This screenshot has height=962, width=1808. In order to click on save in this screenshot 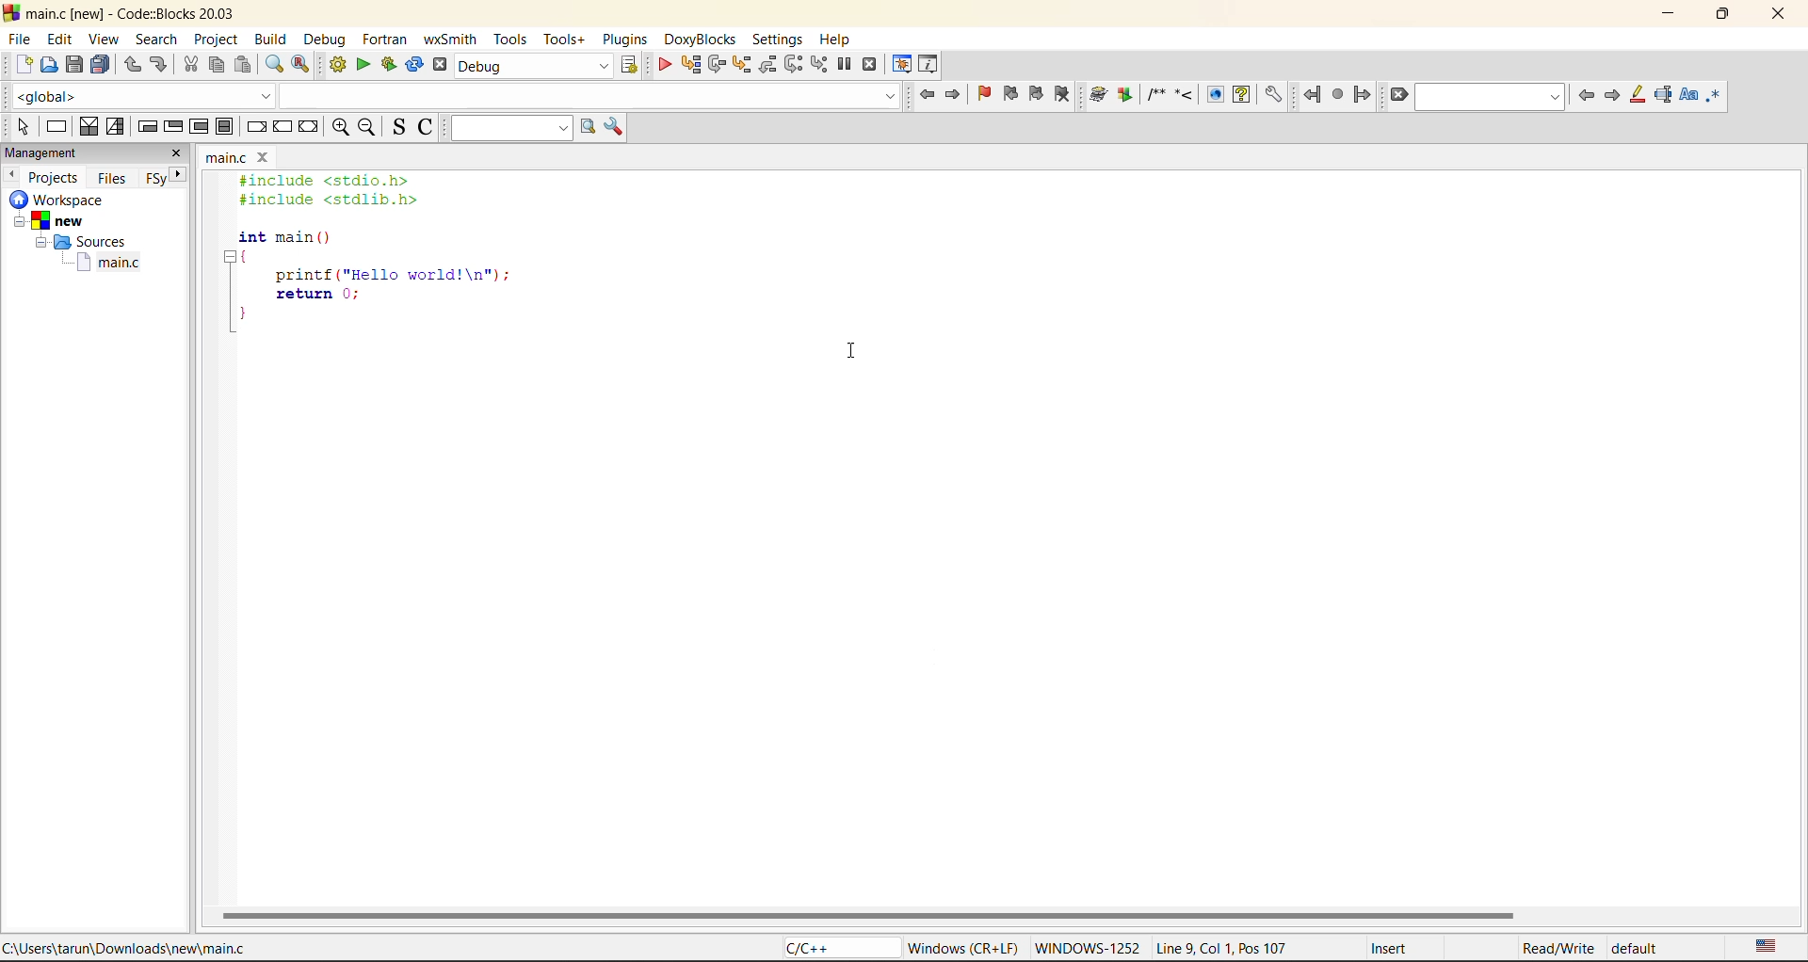, I will do `click(77, 65)`.